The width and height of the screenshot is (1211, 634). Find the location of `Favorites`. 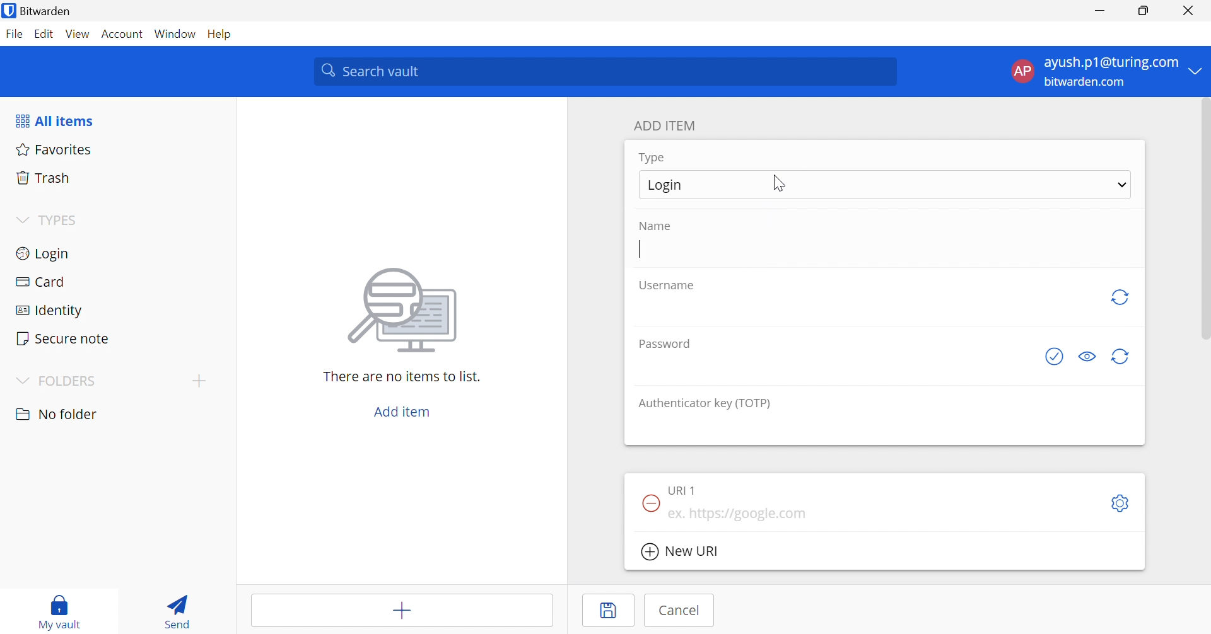

Favorites is located at coordinates (117, 151).